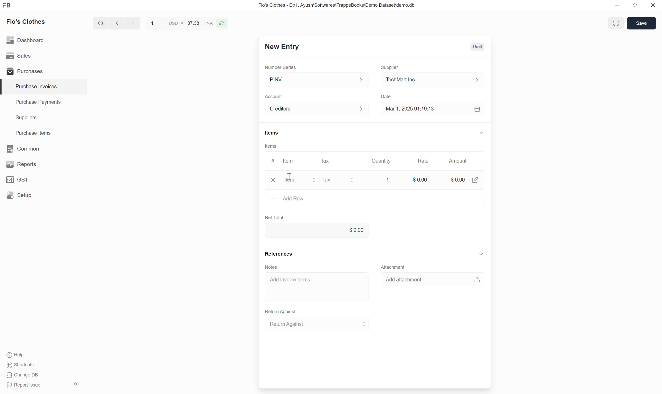  Describe the element at coordinates (275, 95) in the screenshot. I see `Account` at that location.